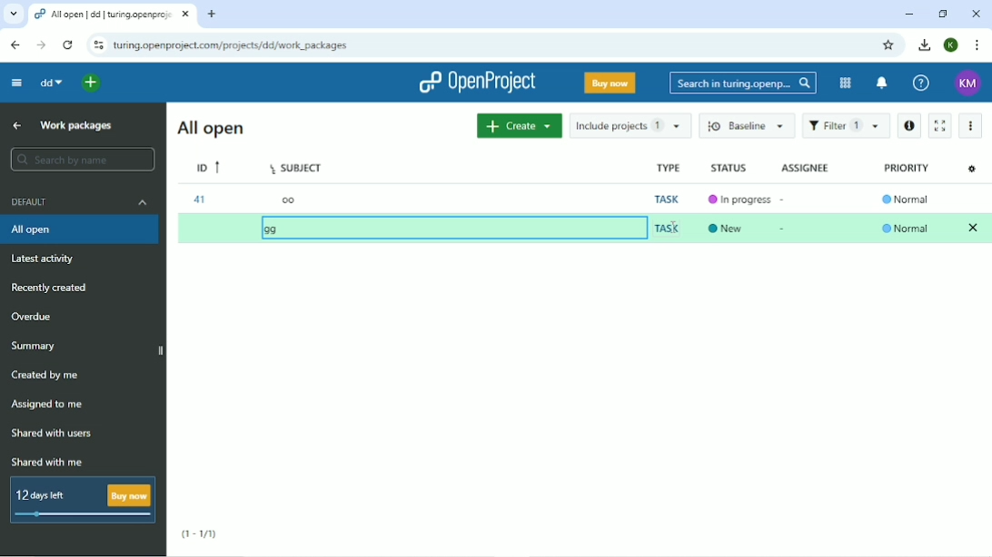 The width and height of the screenshot is (992, 557). I want to click on Reload this page, so click(69, 44).